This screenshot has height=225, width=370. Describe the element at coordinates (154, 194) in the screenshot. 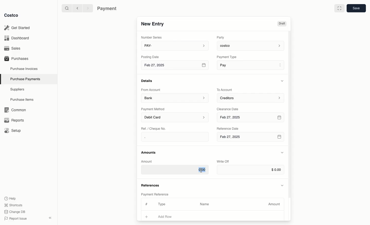

I see `Payment Reference` at that location.